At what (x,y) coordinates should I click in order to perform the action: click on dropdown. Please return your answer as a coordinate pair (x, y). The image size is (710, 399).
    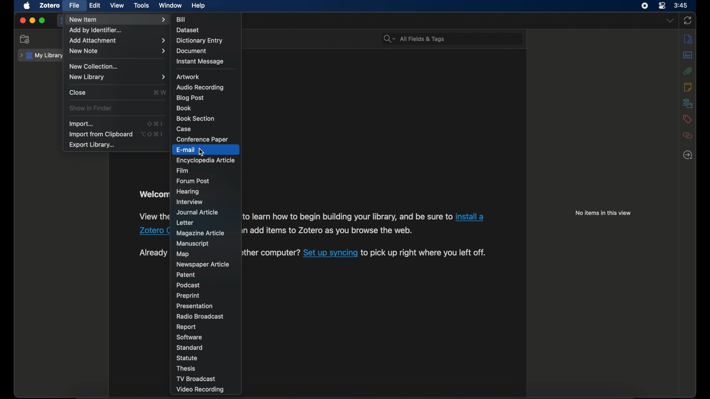
    Looking at the image, I should click on (669, 21).